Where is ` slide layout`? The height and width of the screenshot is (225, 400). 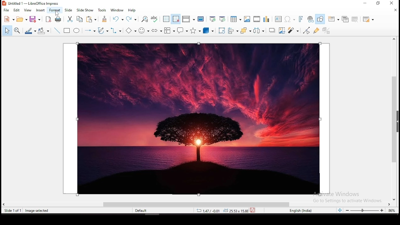  slide layout is located at coordinates (368, 19).